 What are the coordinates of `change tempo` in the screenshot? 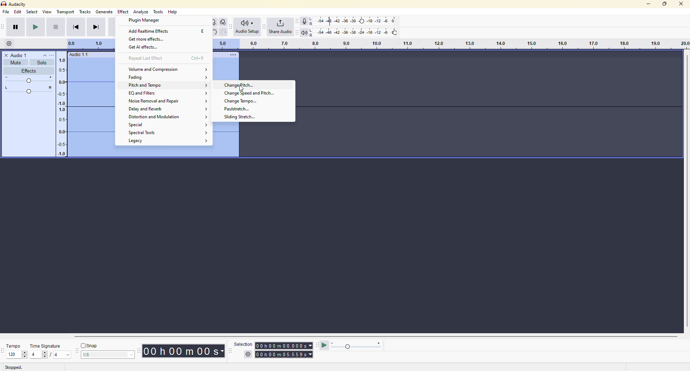 It's located at (244, 101).